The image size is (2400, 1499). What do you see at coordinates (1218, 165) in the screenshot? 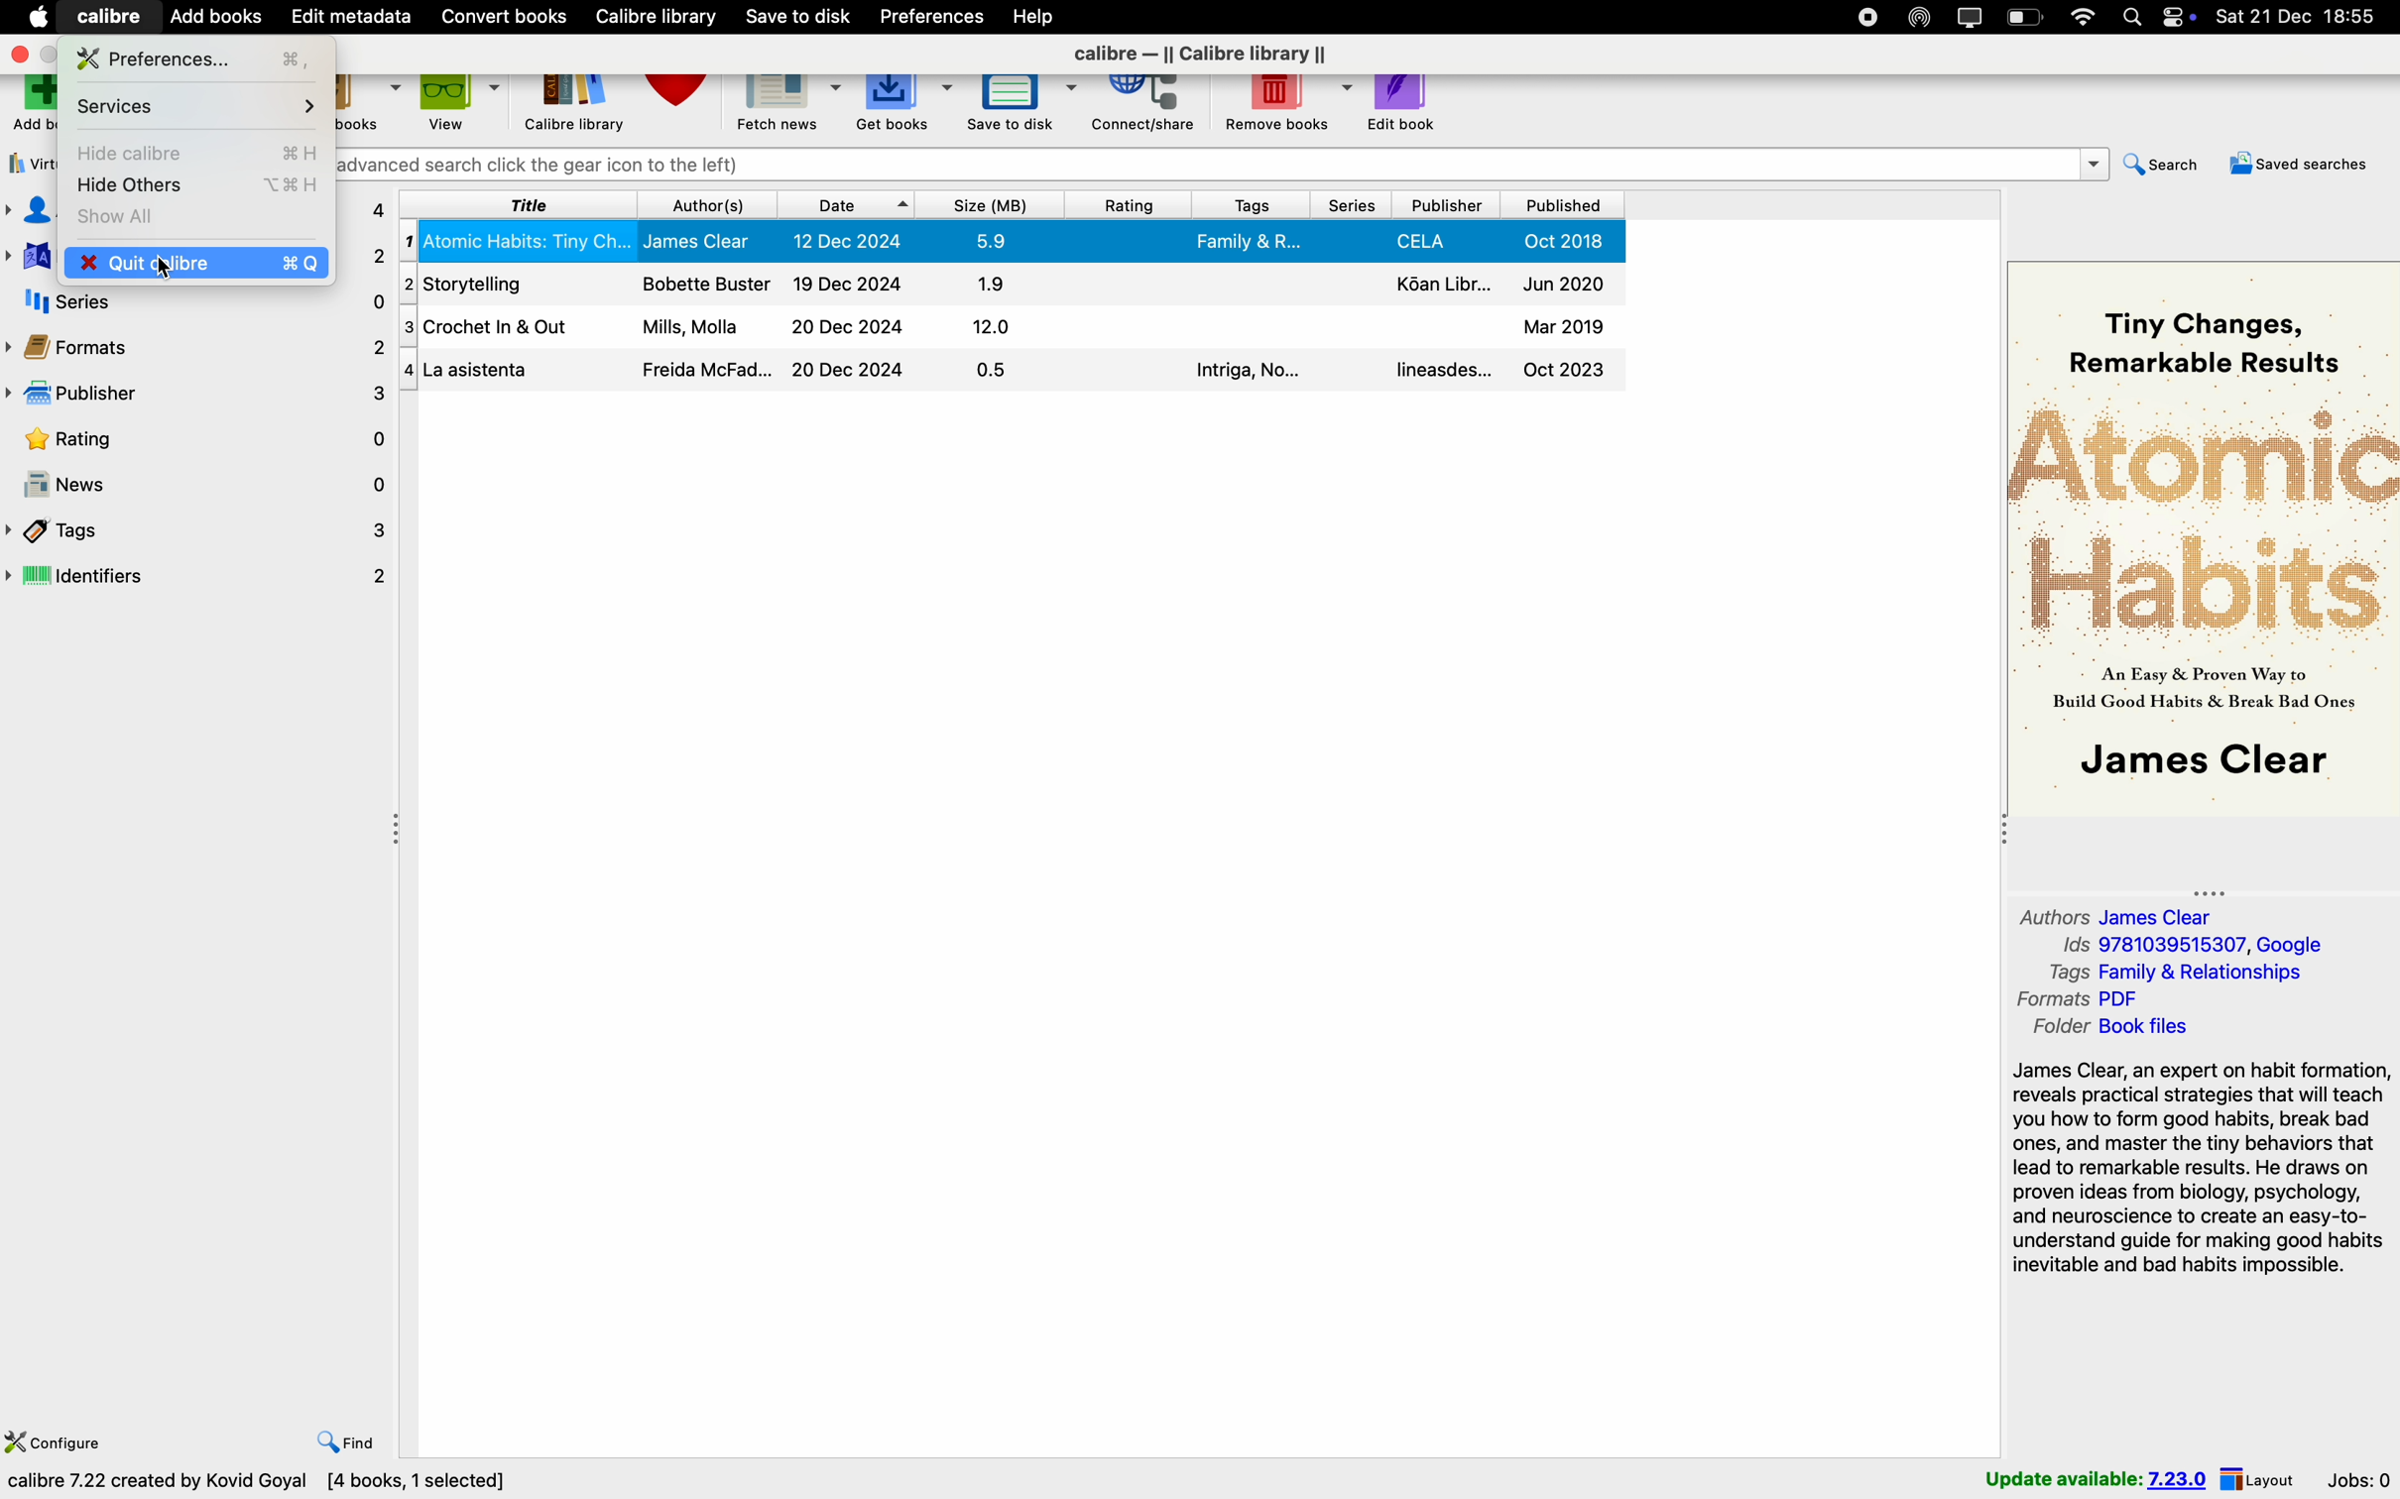
I see `search bar` at bounding box center [1218, 165].